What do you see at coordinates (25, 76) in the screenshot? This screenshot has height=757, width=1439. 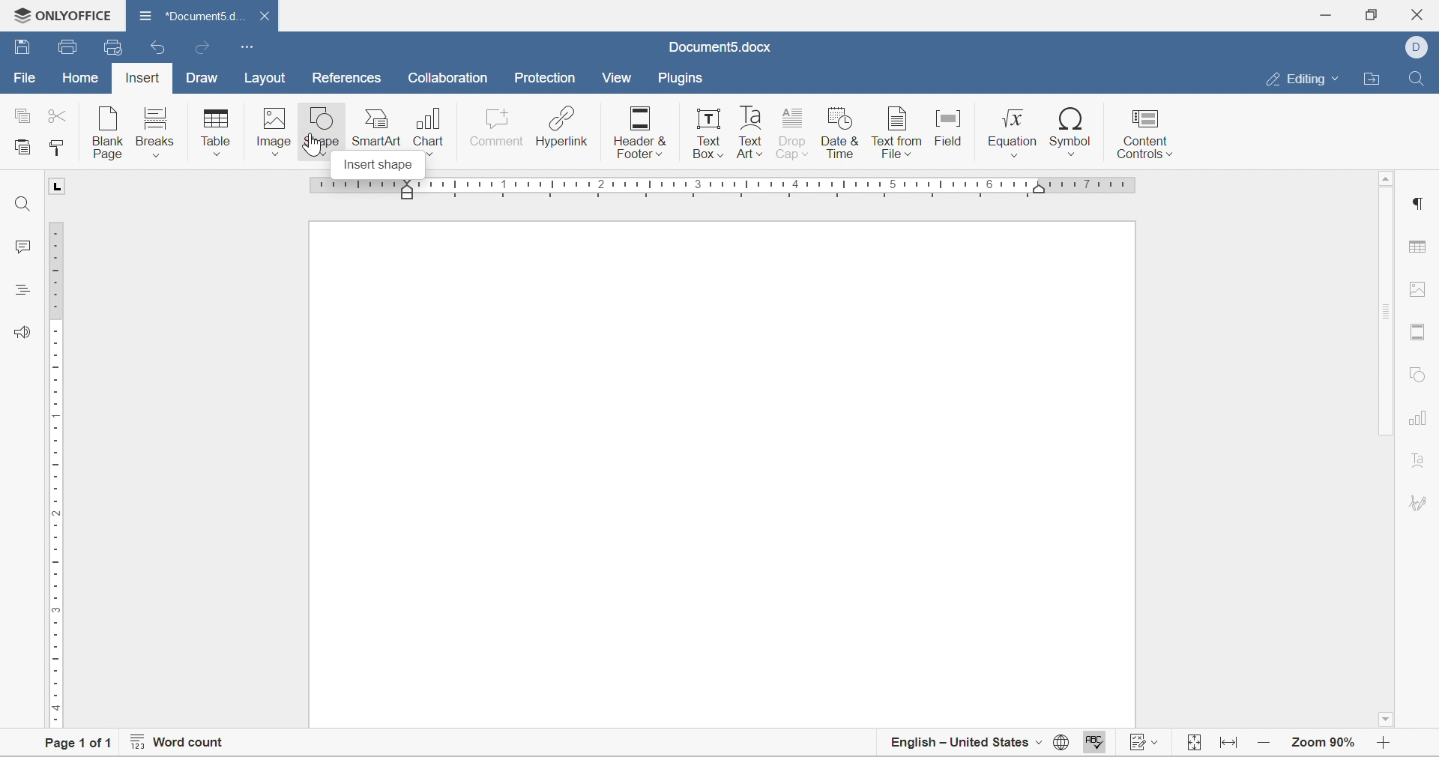 I see `file` at bounding box center [25, 76].